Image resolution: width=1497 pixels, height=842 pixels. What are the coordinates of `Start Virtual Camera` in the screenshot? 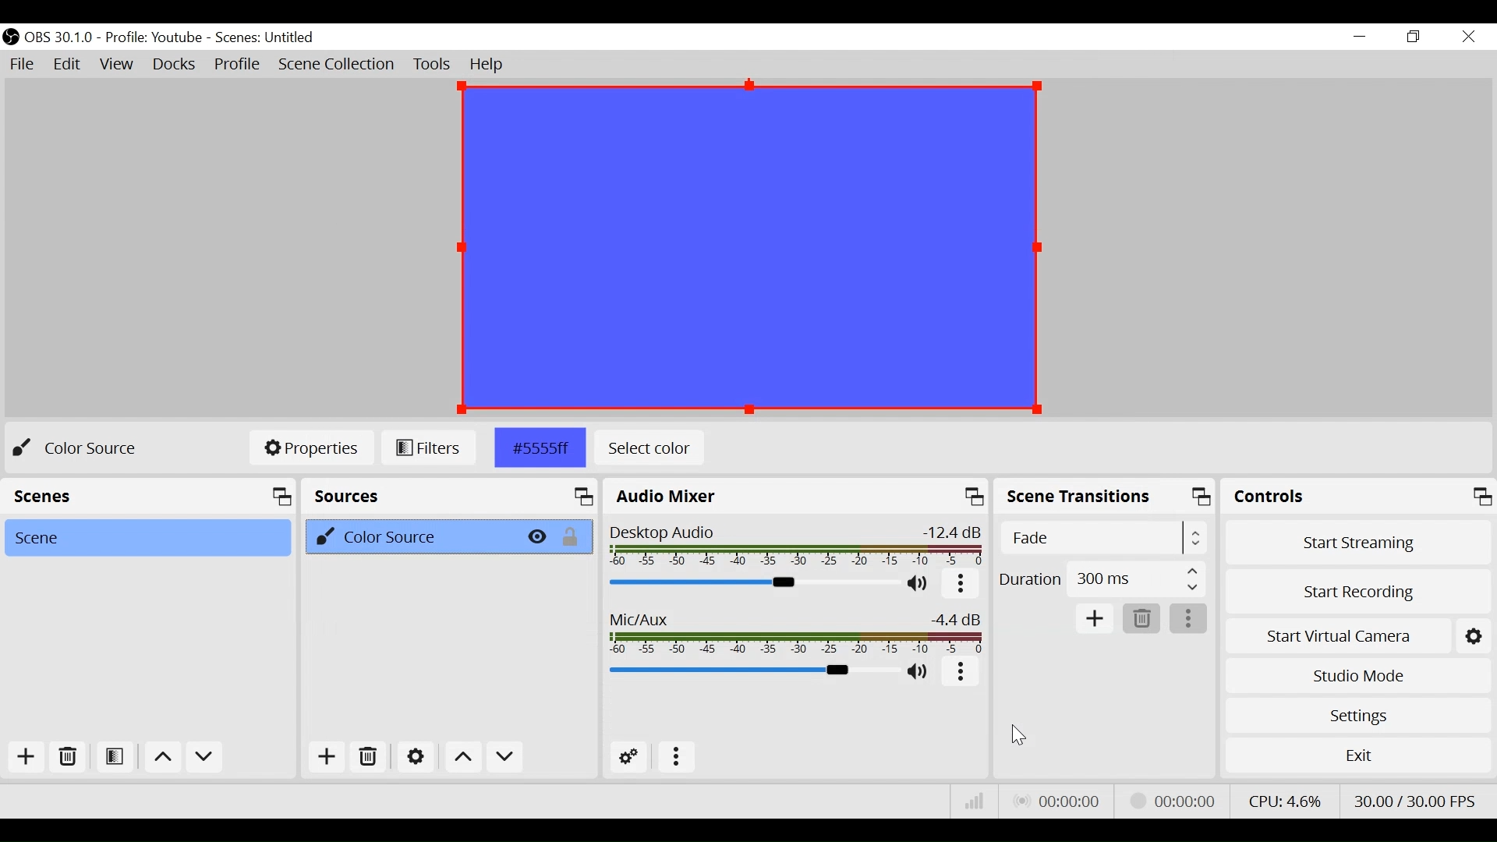 It's located at (1358, 637).